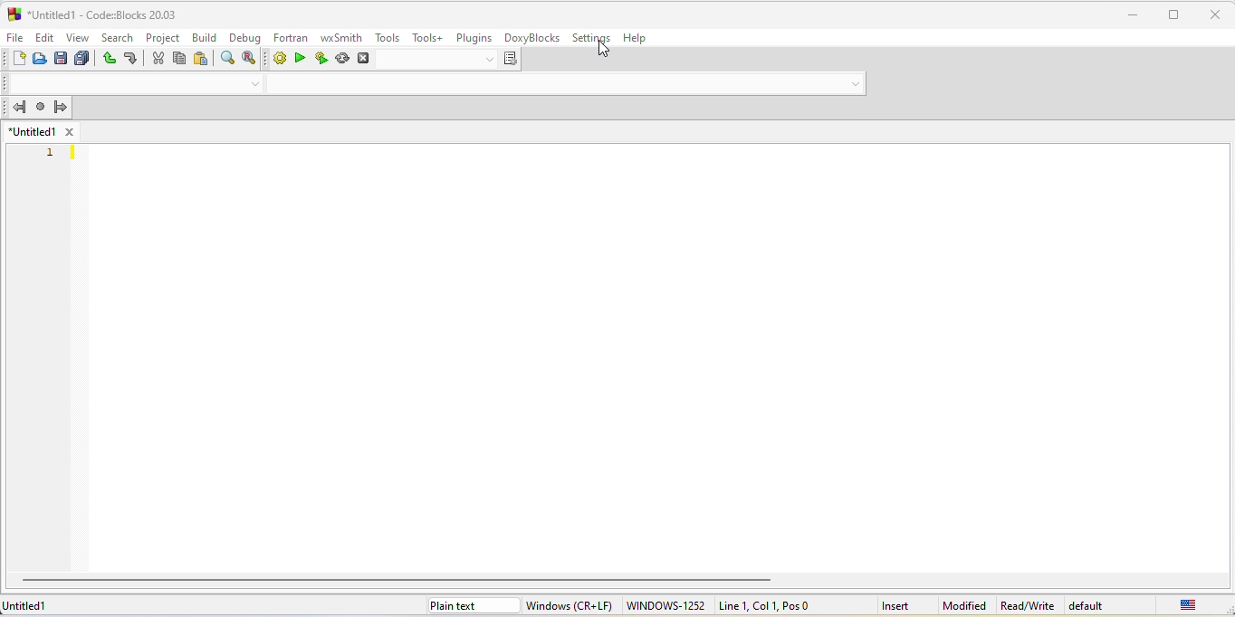  What do you see at coordinates (228, 57) in the screenshot?
I see `find` at bounding box center [228, 57].